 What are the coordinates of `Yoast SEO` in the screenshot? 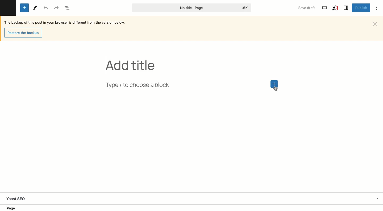 It's located at (335, 8).